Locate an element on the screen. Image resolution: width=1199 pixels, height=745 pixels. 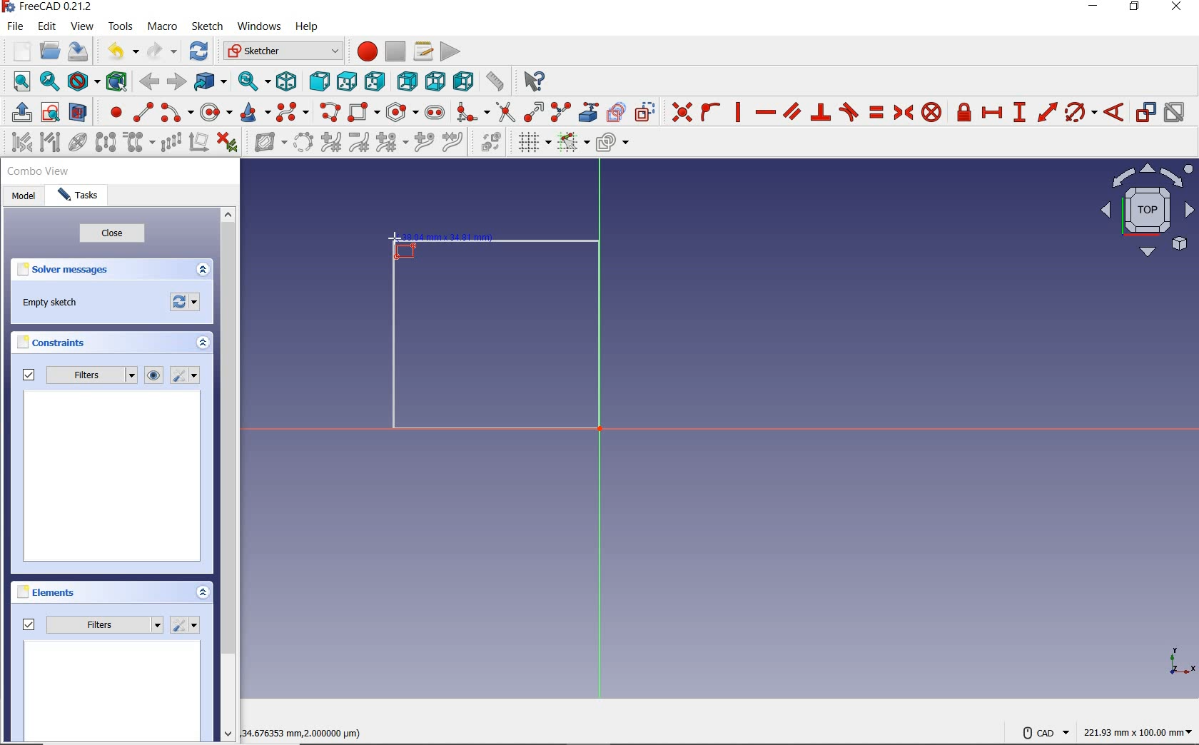
sketch is located at coordinates (208, 26).